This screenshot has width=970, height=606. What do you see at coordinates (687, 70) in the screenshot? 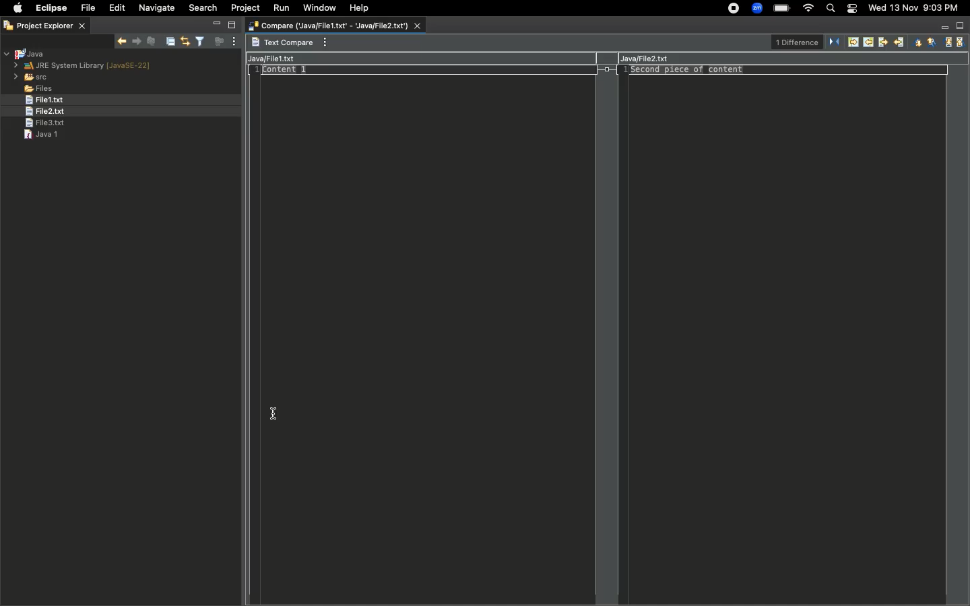
I see `Second piece of content` at bounding box center [687, 70].